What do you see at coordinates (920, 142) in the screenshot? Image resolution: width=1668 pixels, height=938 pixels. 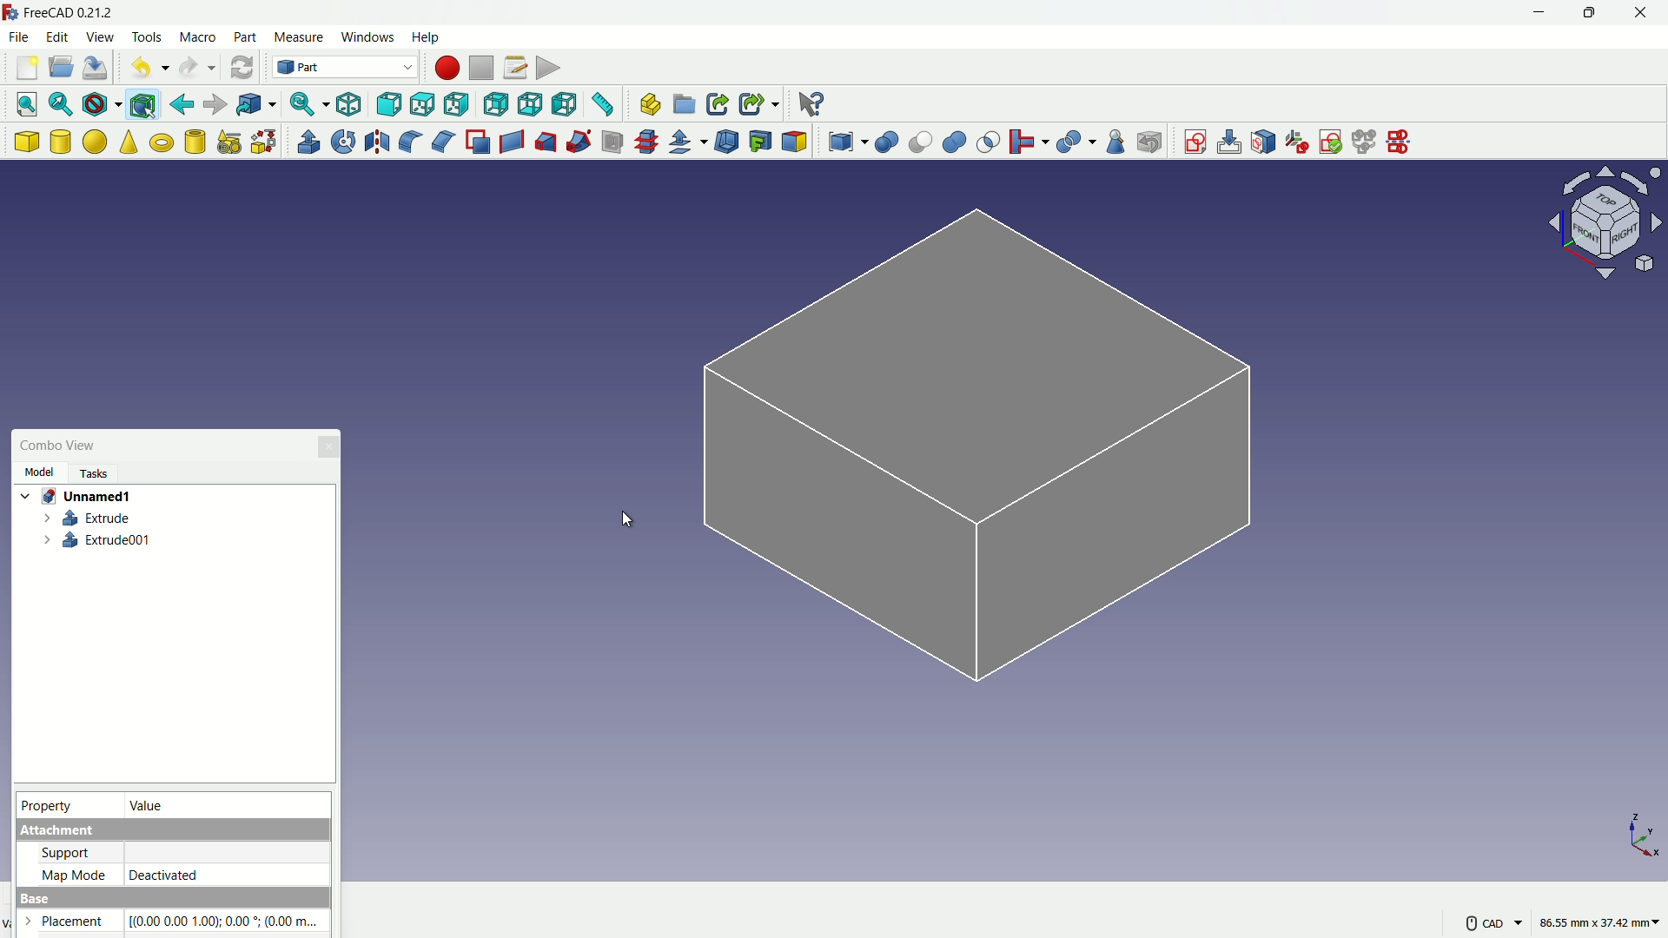 I see `cut` at bounding box center [920, 142].